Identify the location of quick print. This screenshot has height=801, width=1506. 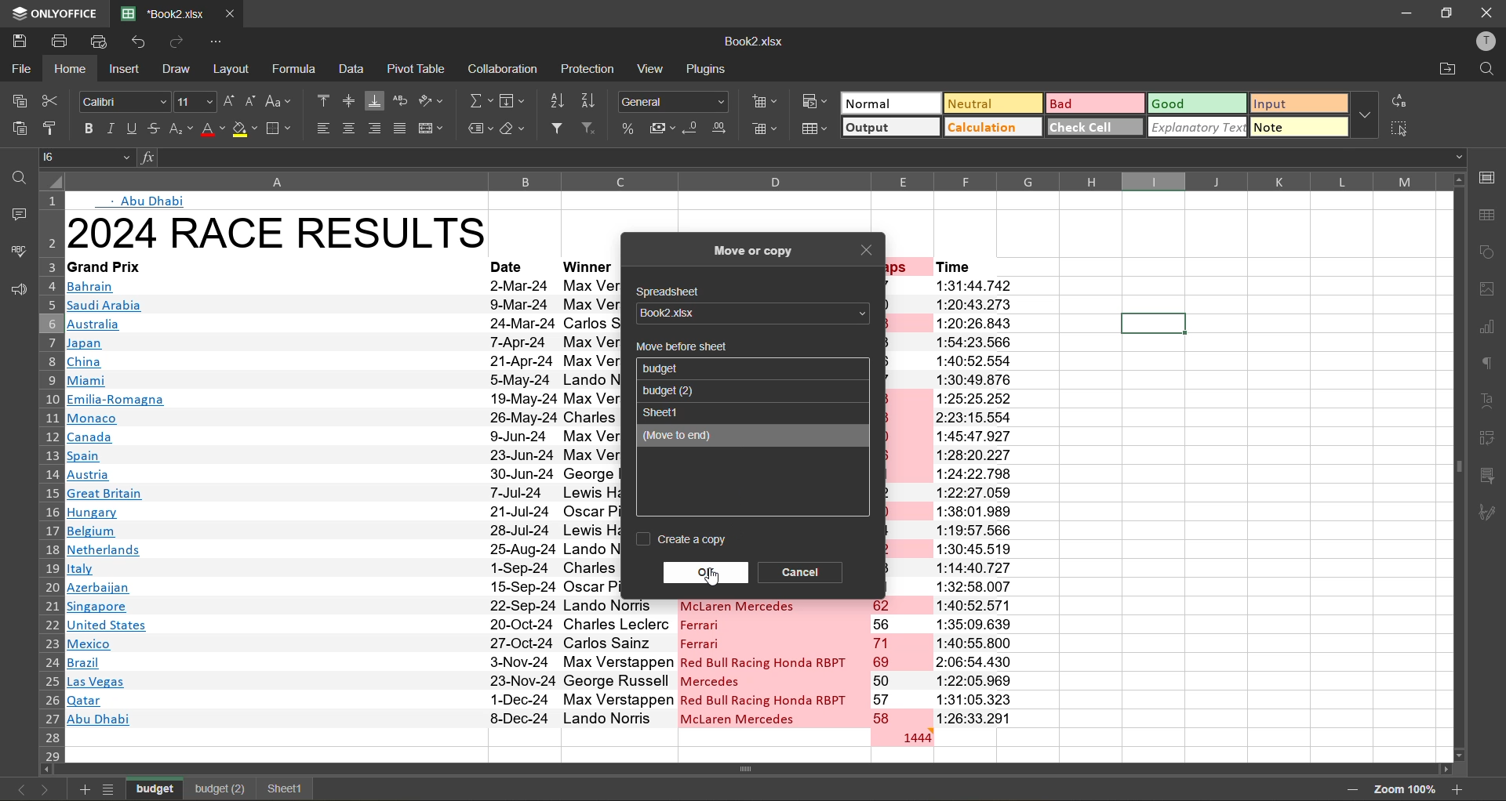
(100, 40).